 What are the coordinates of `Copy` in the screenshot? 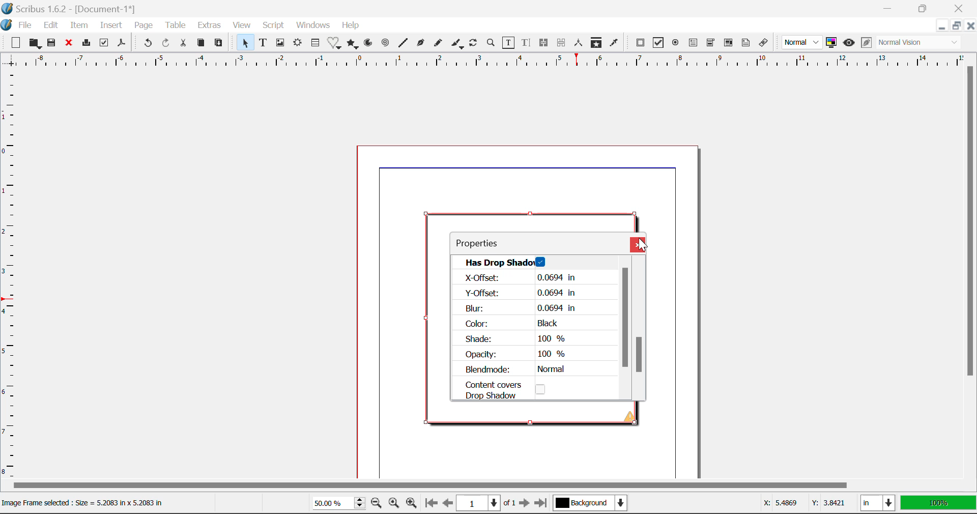 It's located at (201, 44).